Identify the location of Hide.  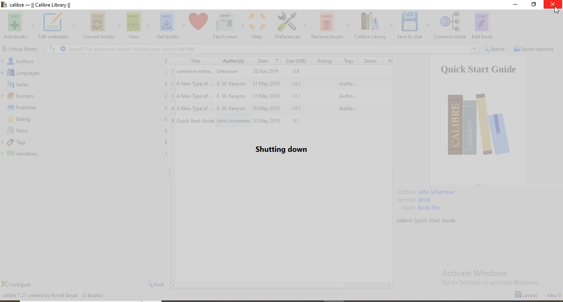
(170, 173).